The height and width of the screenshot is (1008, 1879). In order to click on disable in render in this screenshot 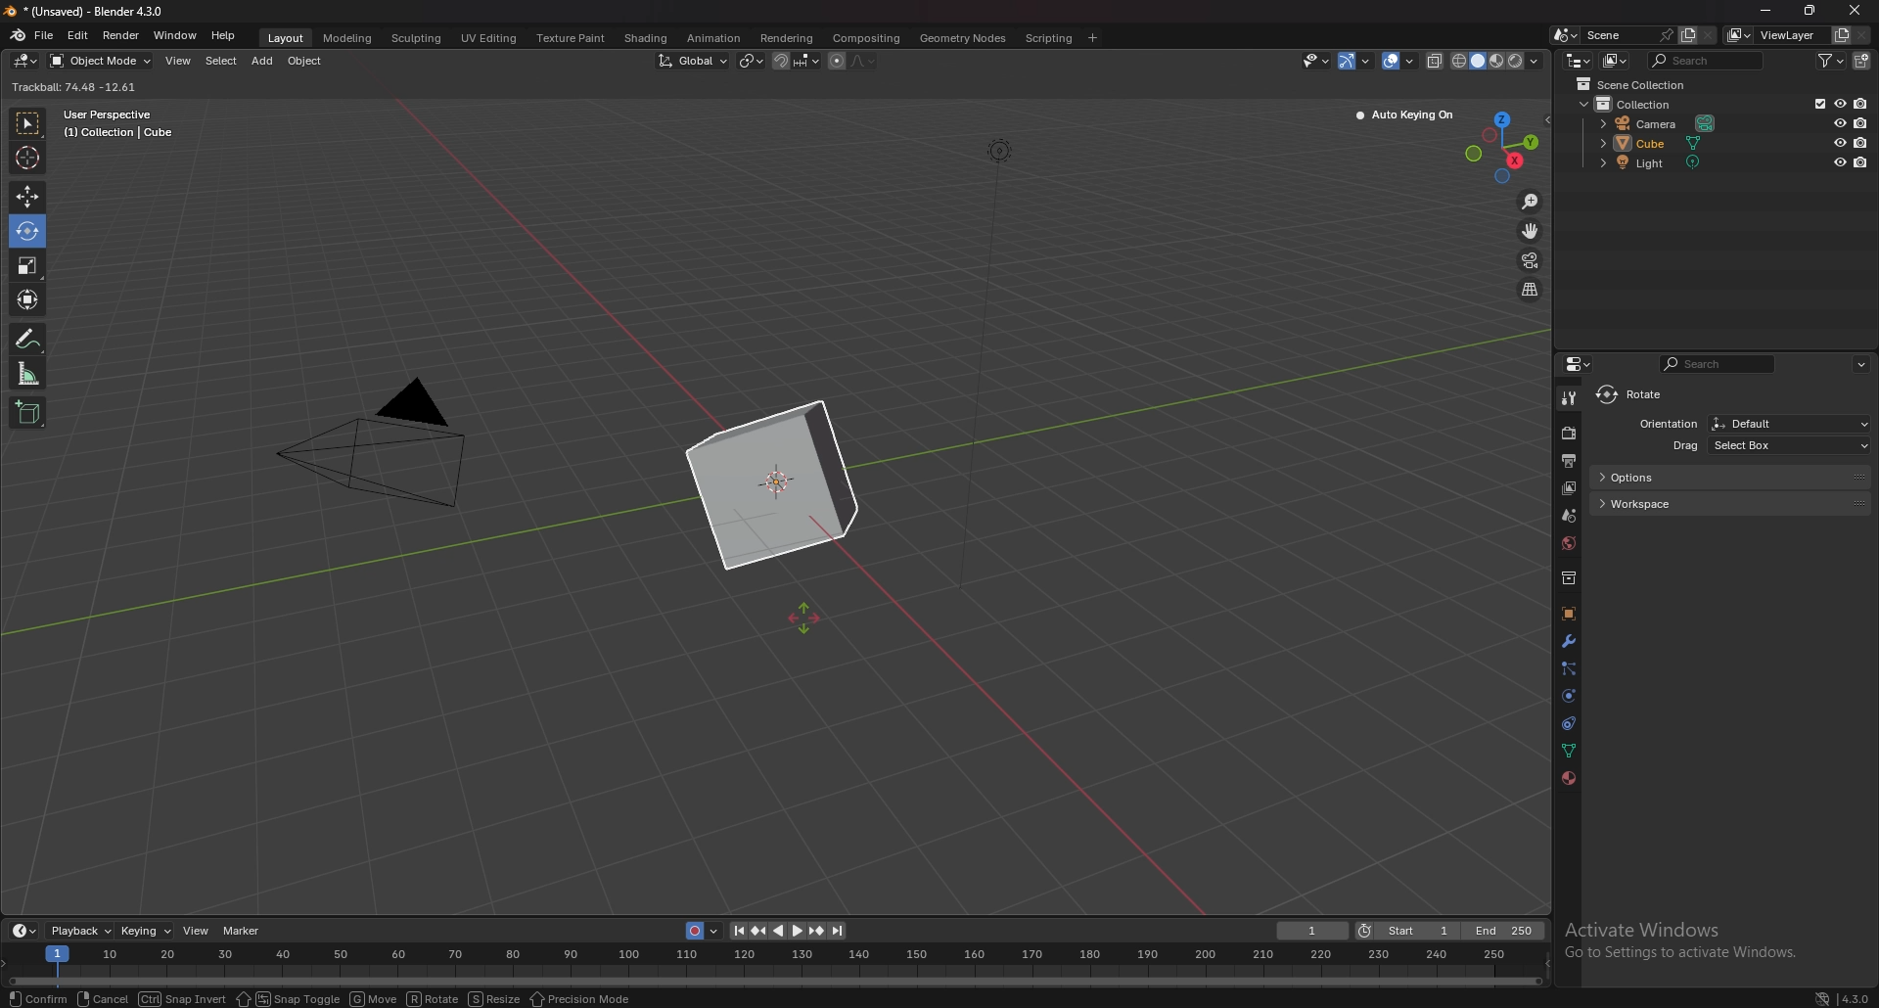, I will do `click(1861, 103)`.